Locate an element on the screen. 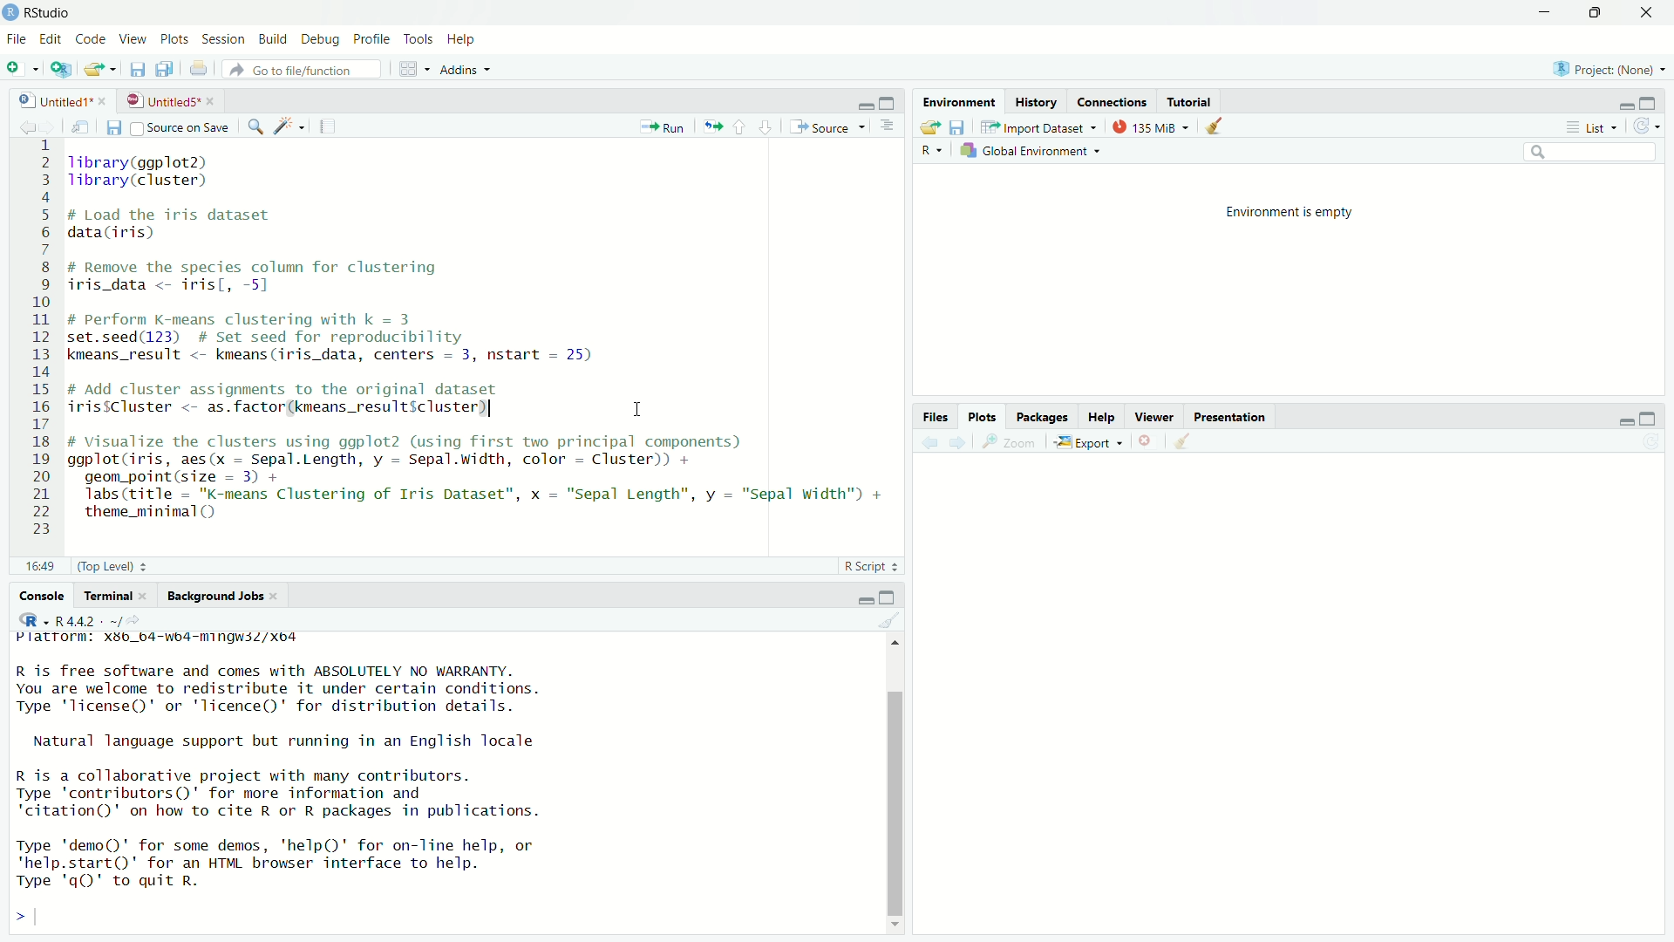 The width and height of the screenshot is (1674, 942). create a project is located at coordinates (61, 69).